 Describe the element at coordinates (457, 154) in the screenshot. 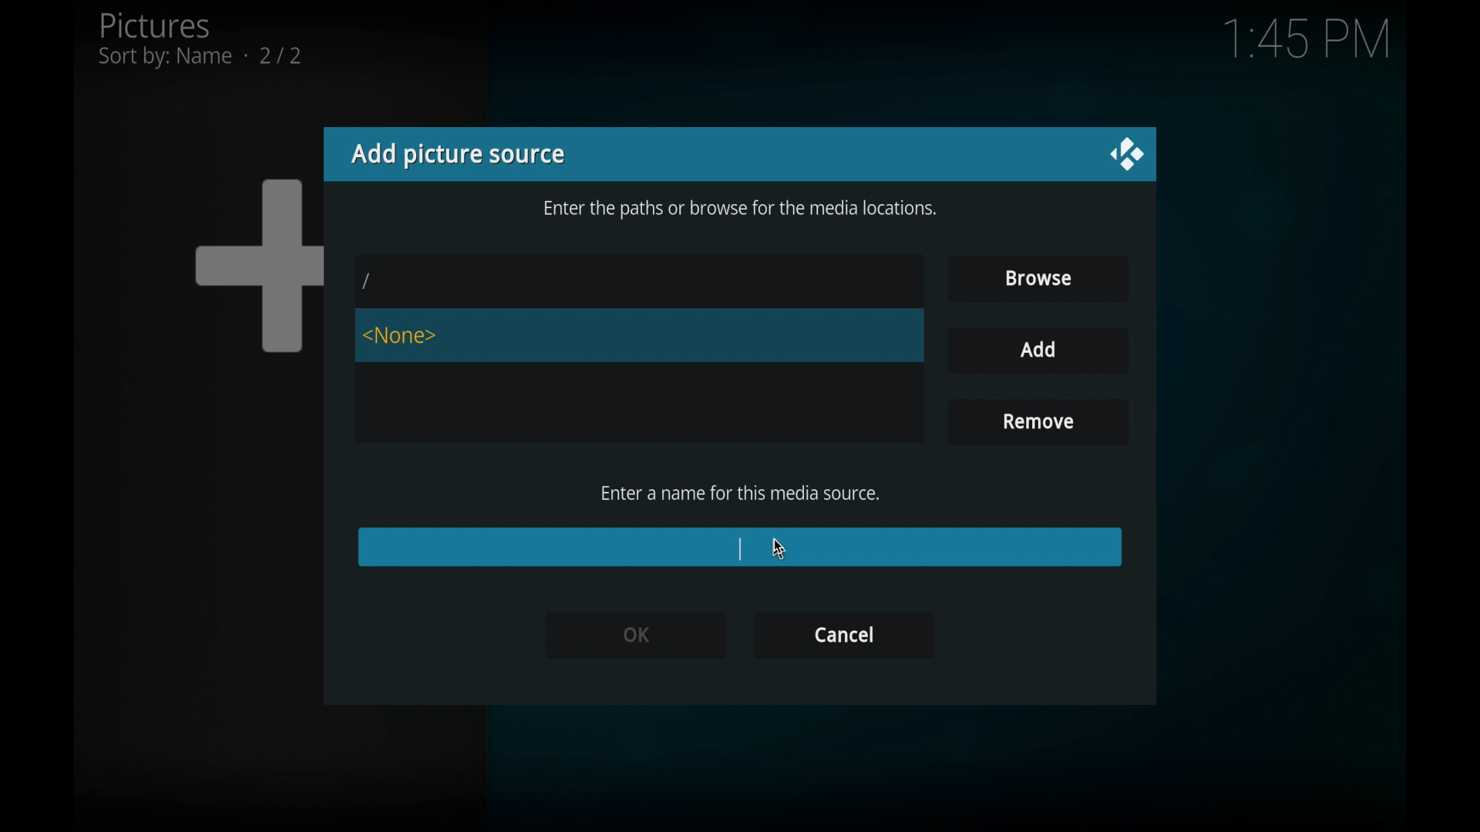

I see `add picture source` at that location.